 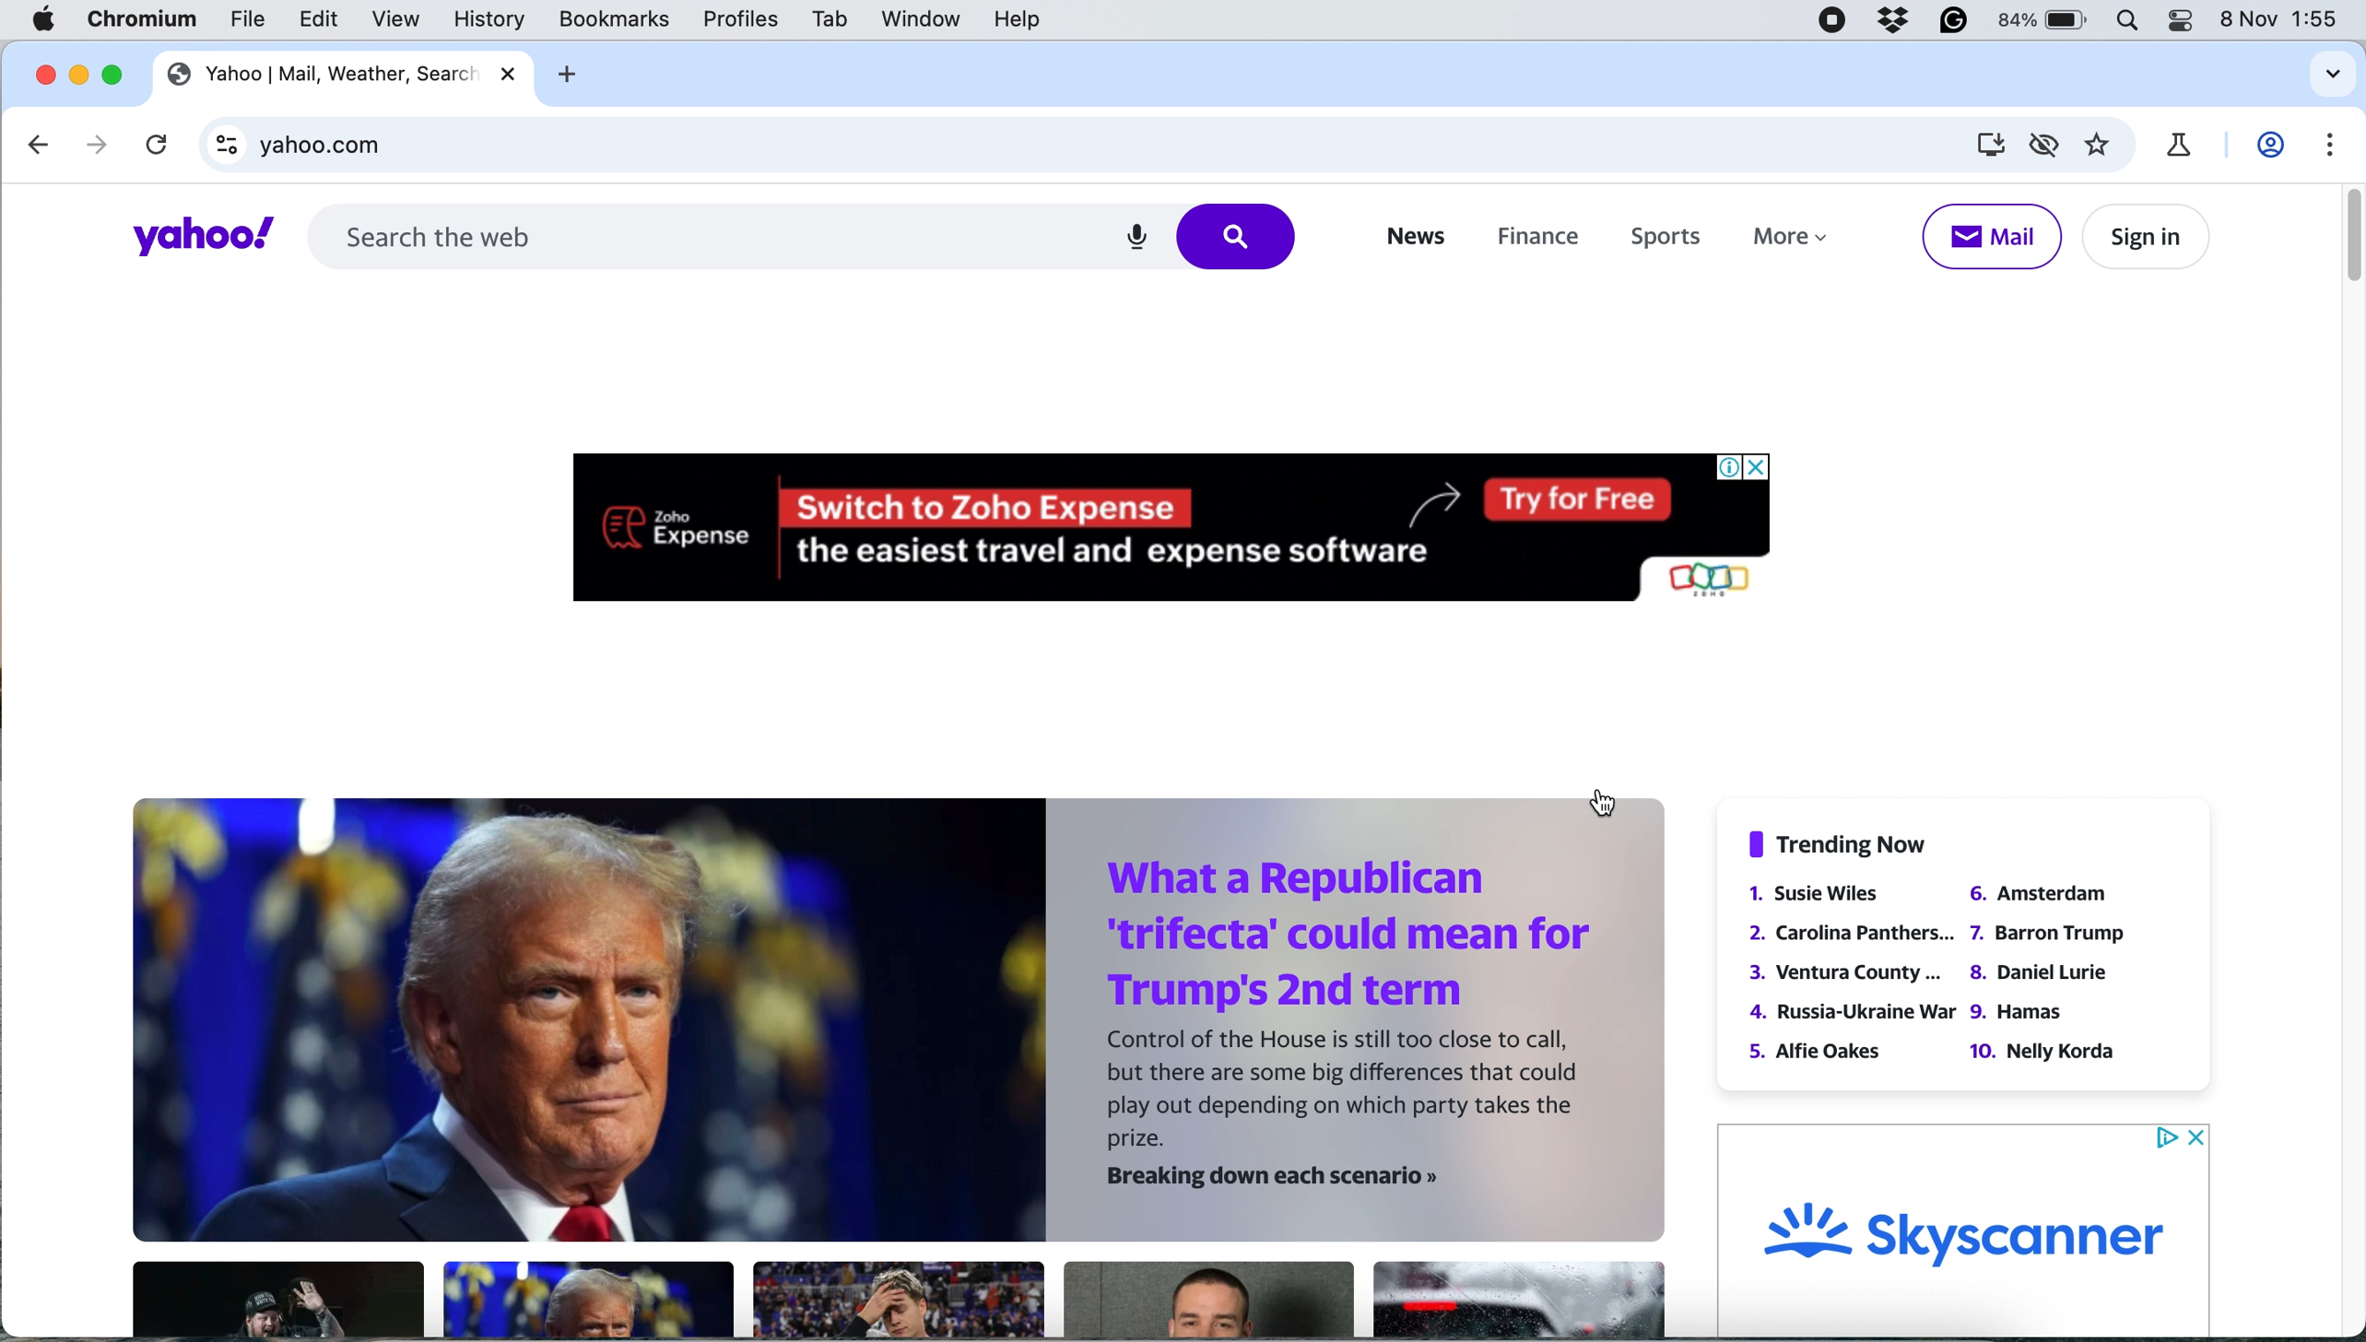 What do you see at coordinates (903, 1021) in the screenshot?
I see `news` at bounding box center [903, 1021].